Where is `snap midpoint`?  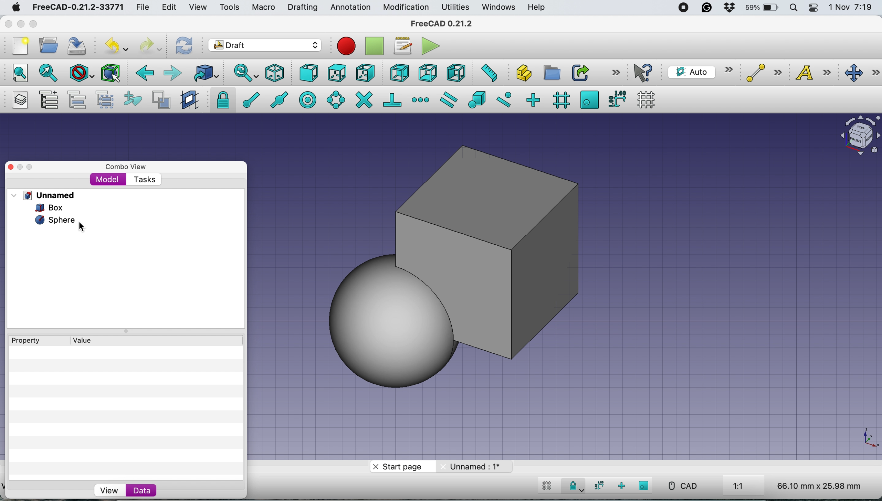 snap midpoint is located at coordinates (277, 99).